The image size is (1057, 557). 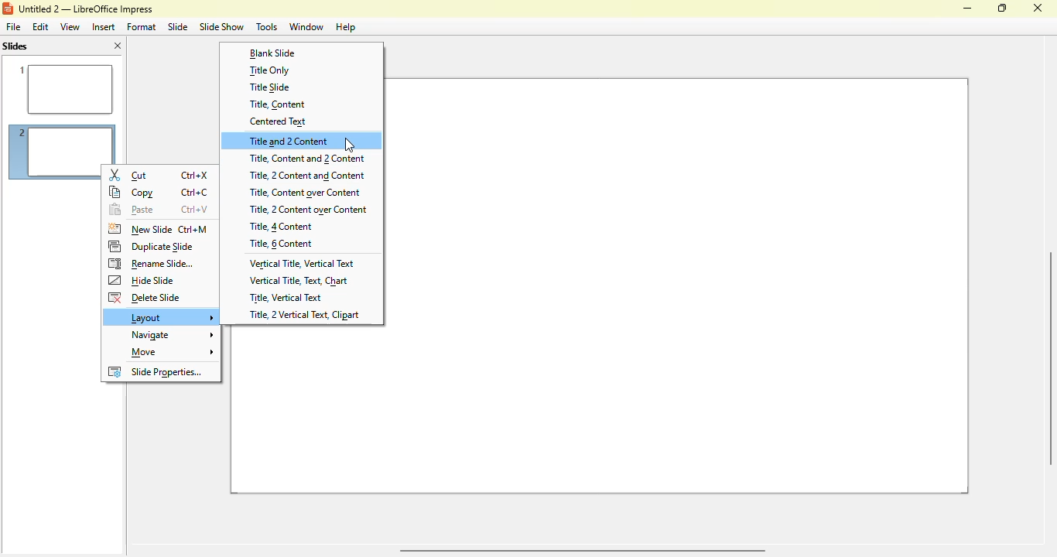 I want to click on slide 1, so click(x=61, y=88).